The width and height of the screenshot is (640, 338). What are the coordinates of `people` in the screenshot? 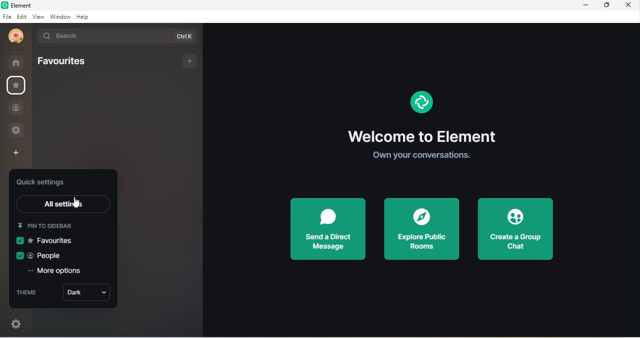 It's located at (18, 107).